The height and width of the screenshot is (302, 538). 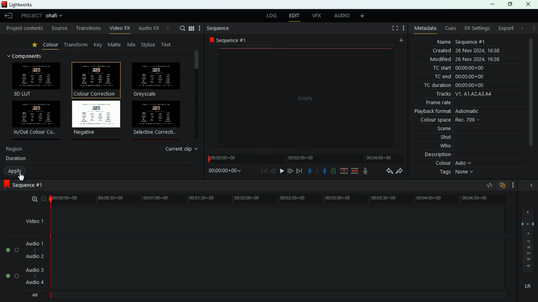 I want to click on tc duration, so click(x=458, y=86).